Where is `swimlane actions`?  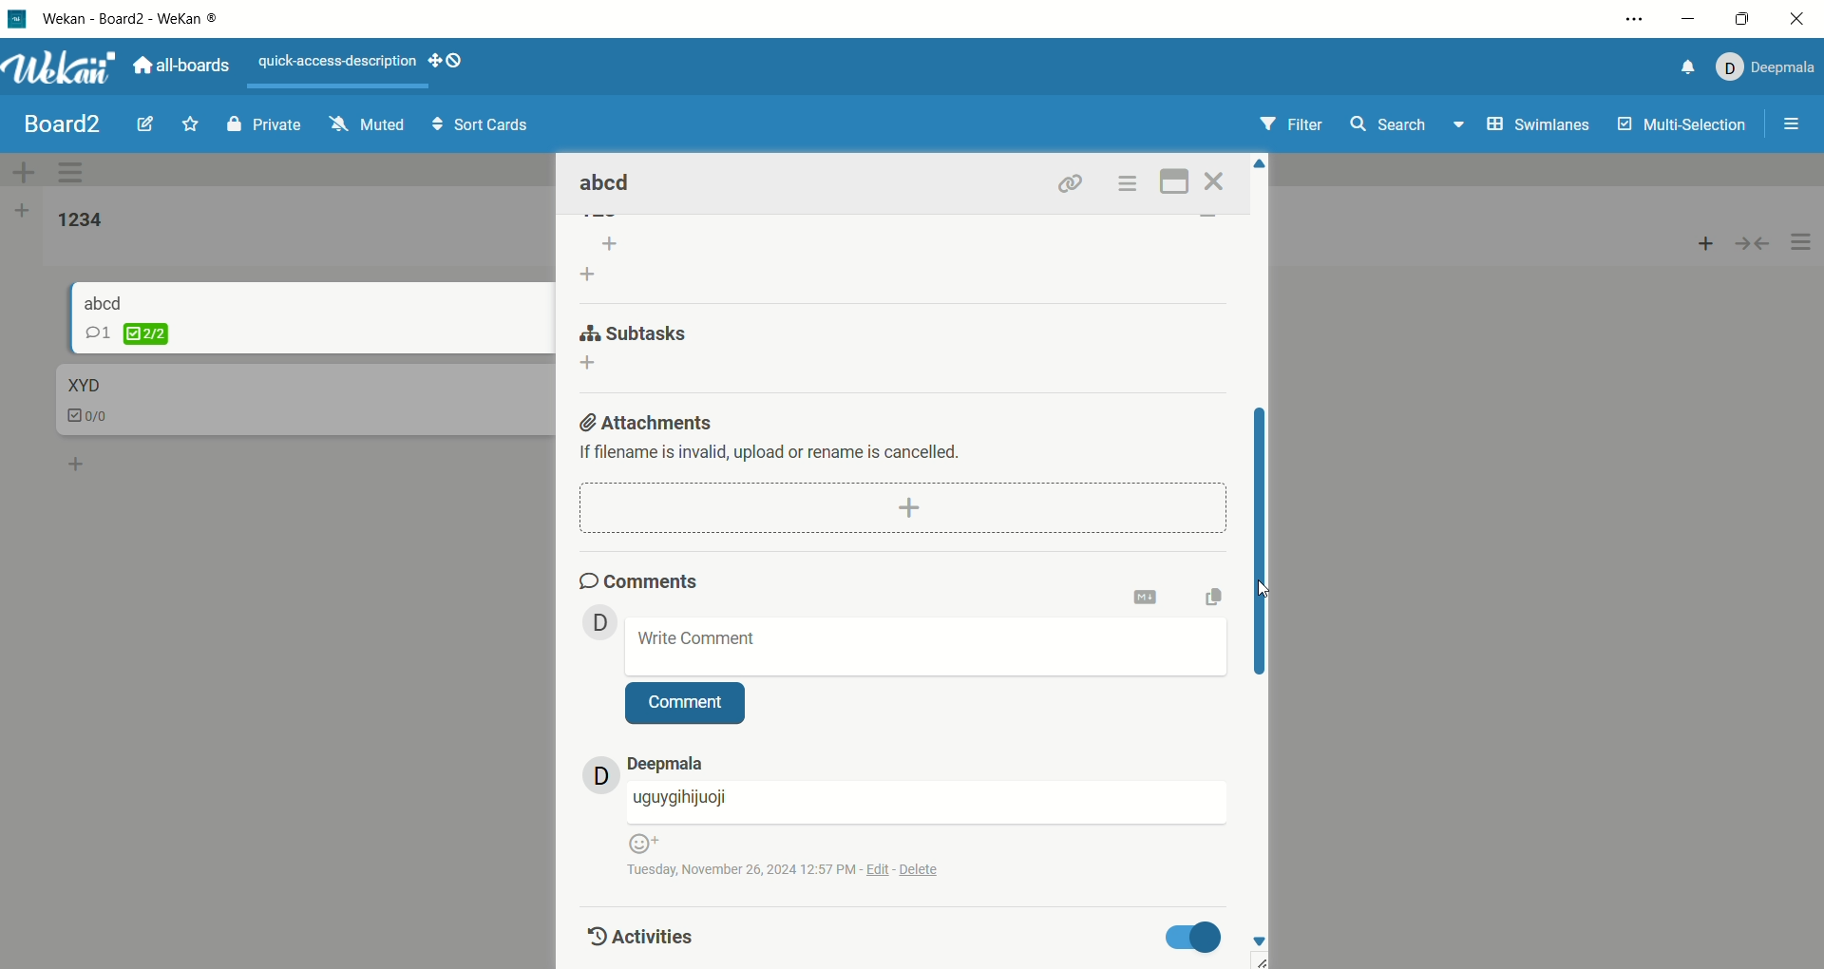 swimlane actions is located at coordinates (75, 174).